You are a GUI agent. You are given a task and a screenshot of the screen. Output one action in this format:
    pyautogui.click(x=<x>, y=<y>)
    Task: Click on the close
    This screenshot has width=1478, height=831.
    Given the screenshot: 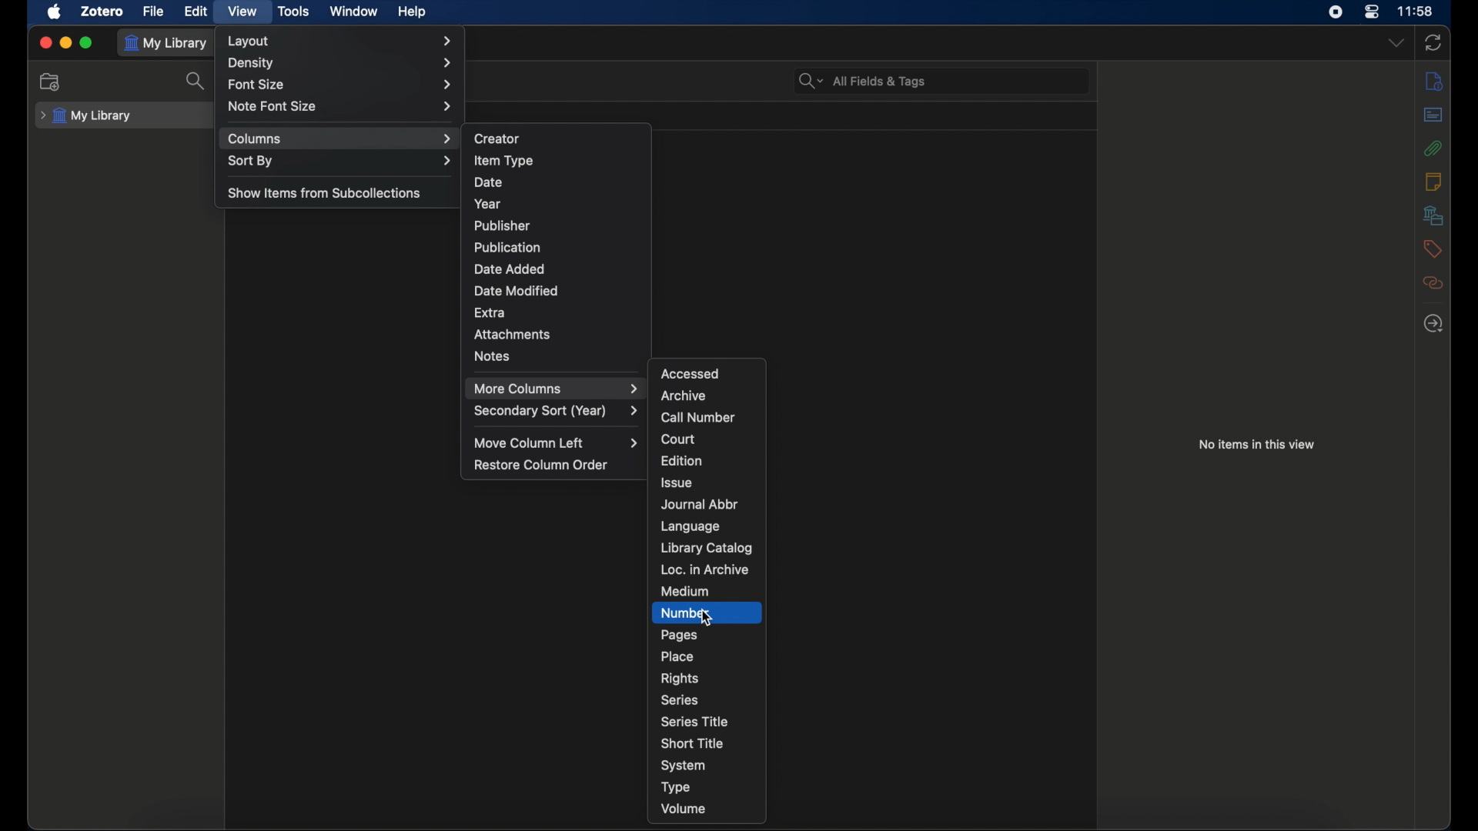 What is the action you would take?
    pyautogui.click(x=45, y=42)
    